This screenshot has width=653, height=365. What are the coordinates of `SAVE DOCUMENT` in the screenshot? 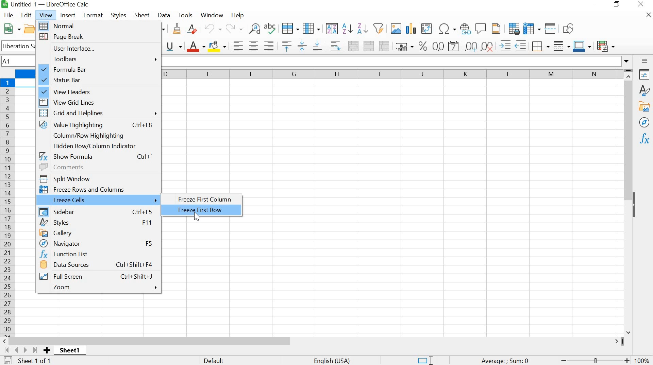 It's located at (10, 361).